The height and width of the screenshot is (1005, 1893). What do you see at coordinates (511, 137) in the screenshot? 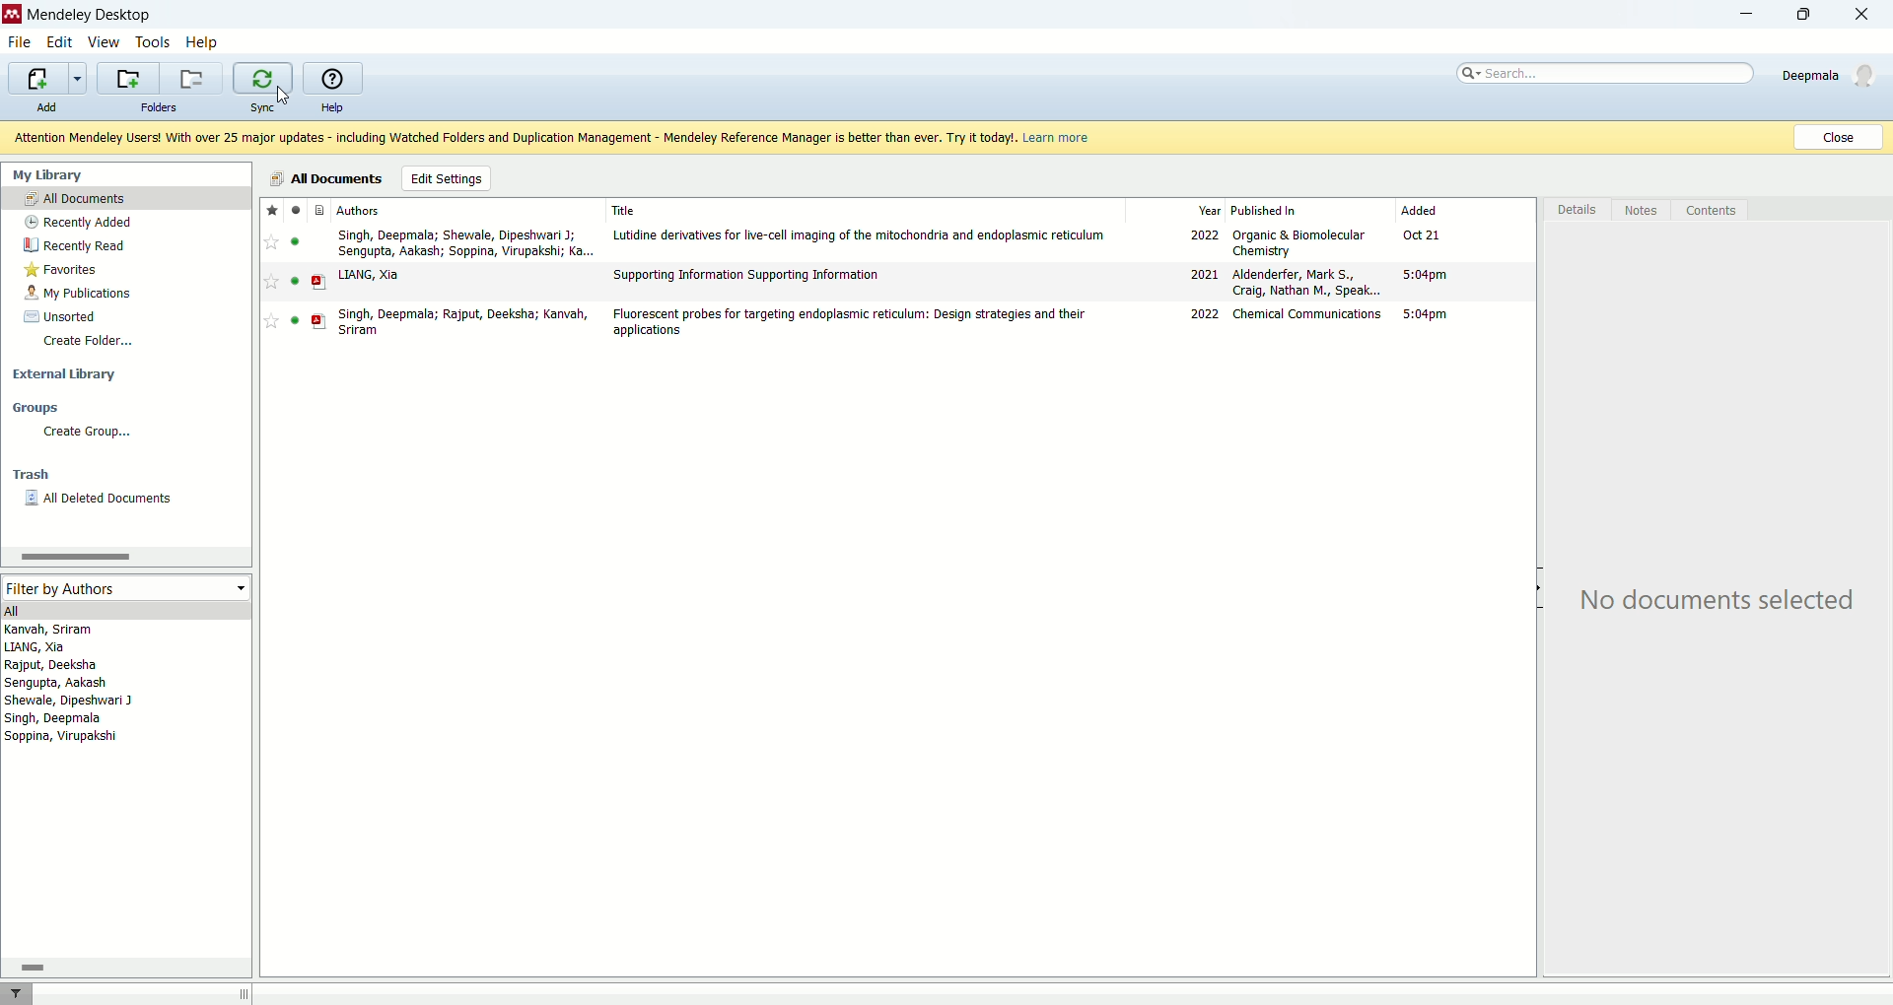
I see `Attention Mendeley Users! With over 25 major updates - including Watched Folders and Duplication Management - Mendeley Reference Manager is better than ever. Try it today!` at bounding box center [511, 137].